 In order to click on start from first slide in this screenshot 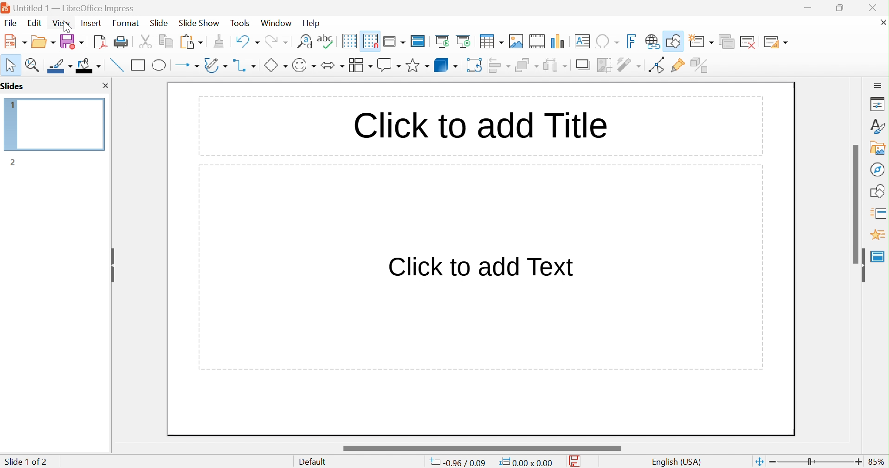, I will do `click(444, 41)`.